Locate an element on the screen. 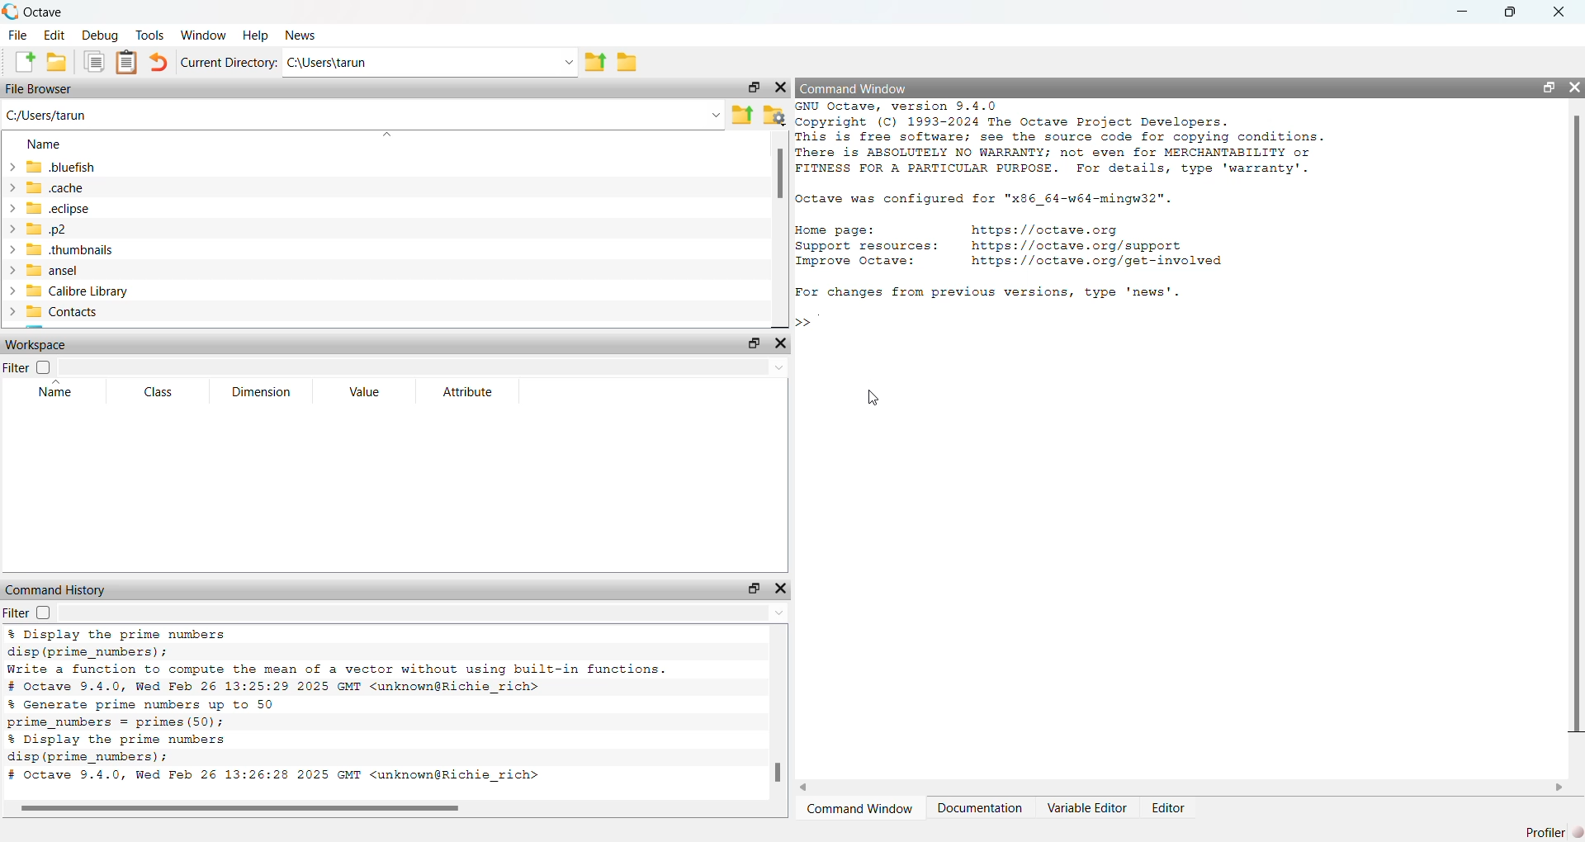 The height and width of the screenshot is (842, 1585). Drop-down  is located at coordinates (716, 115).